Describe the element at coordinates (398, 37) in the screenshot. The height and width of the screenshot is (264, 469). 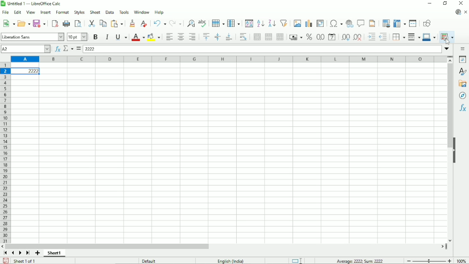
I see `Borders` at that location.